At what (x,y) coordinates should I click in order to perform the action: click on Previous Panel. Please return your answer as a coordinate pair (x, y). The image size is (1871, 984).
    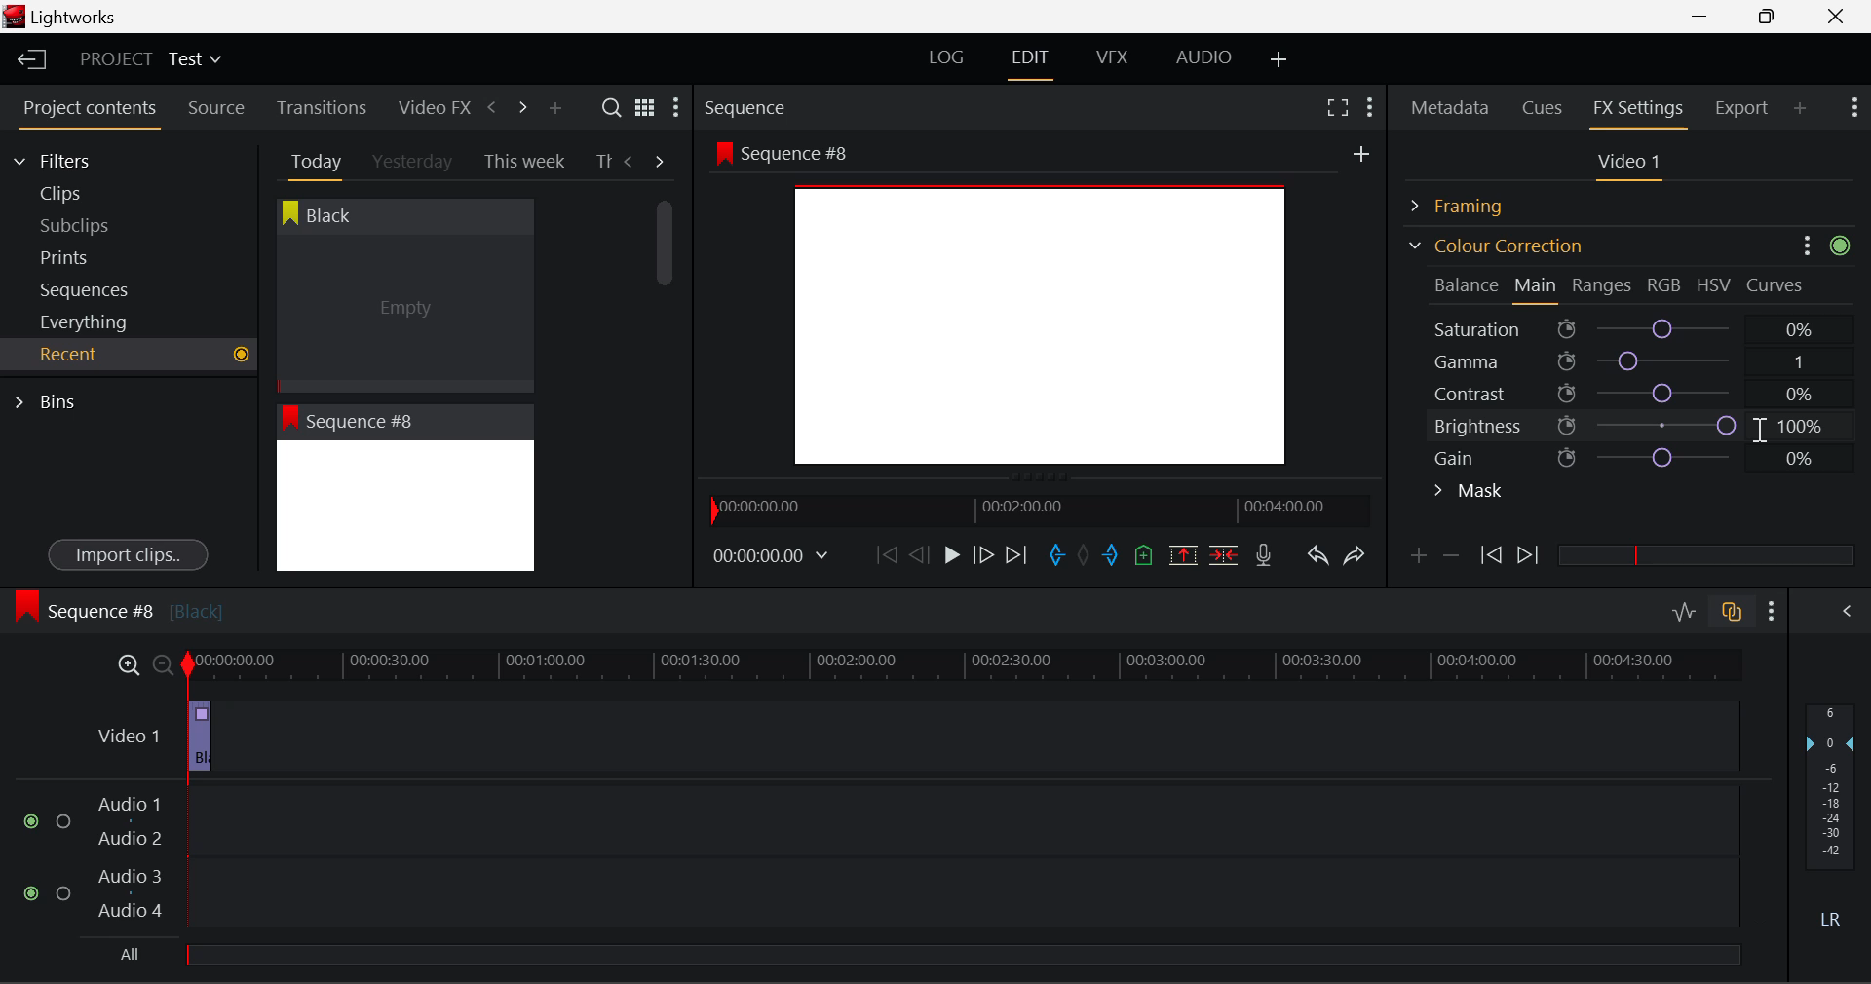
    Looking at the image, I should click on (491, 108).